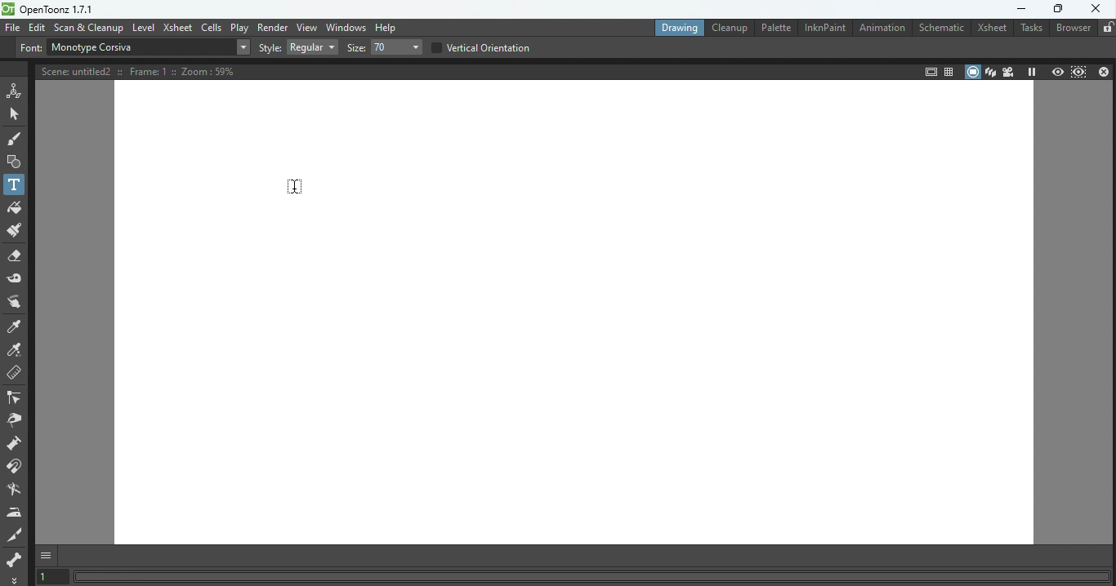 Image resolution: width=1116 pixels, height=586 pixels. I want to click on Paint Brush tool, so click(17, 231).